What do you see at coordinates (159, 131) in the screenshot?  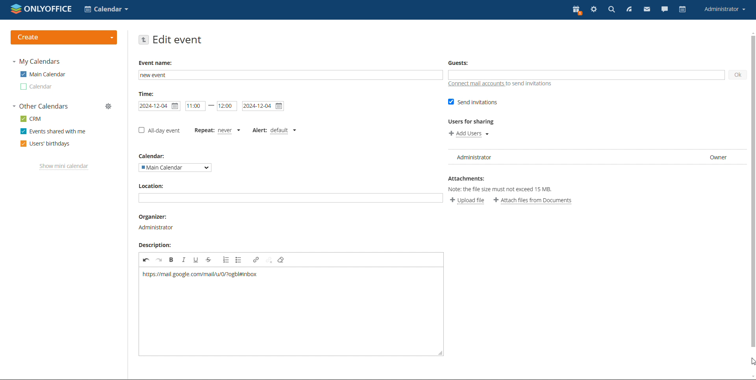 I see `all-day event checkbox` at bounding box center [159, 131].